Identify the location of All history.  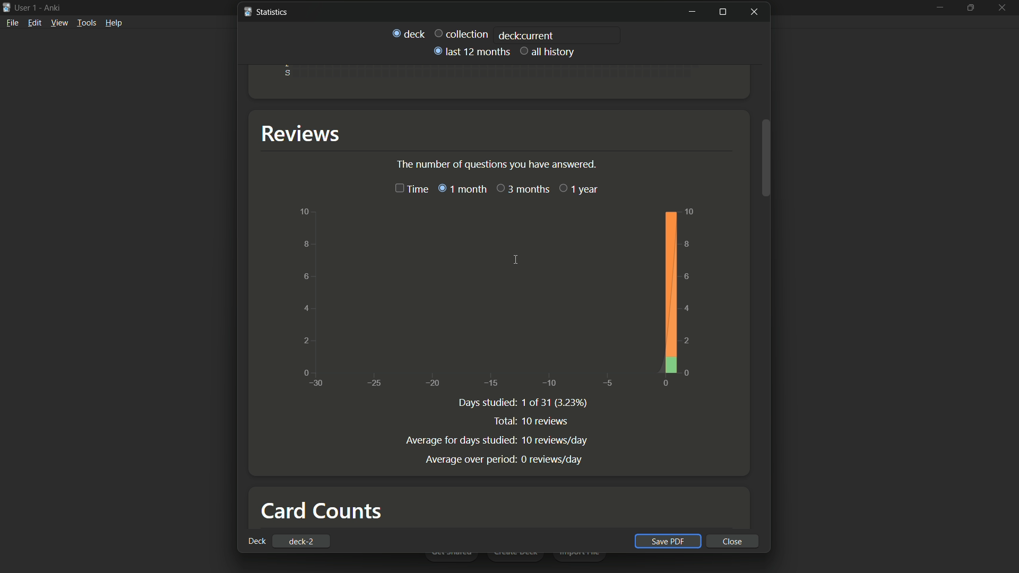
(548, 52).